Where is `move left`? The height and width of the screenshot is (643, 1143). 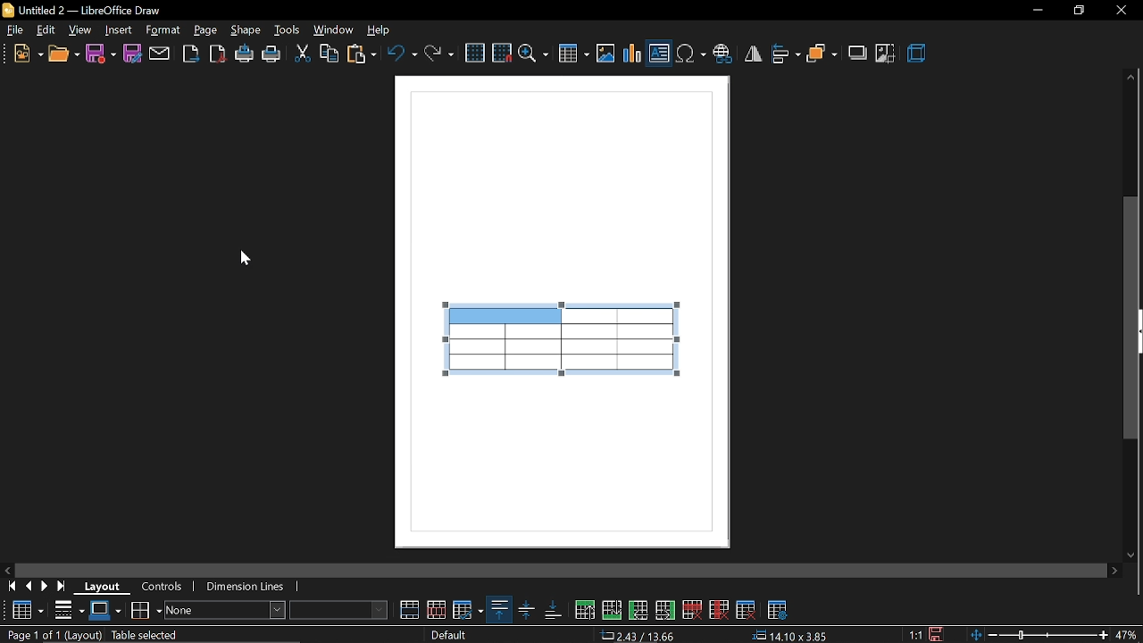
move left is located at coordinates (7, 569).